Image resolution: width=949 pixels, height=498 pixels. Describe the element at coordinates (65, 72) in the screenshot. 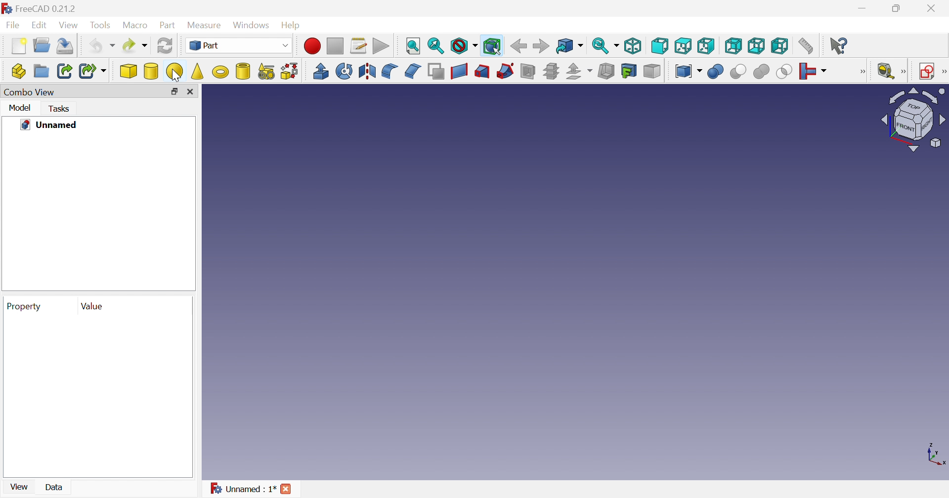

I see `Make link` at that location.